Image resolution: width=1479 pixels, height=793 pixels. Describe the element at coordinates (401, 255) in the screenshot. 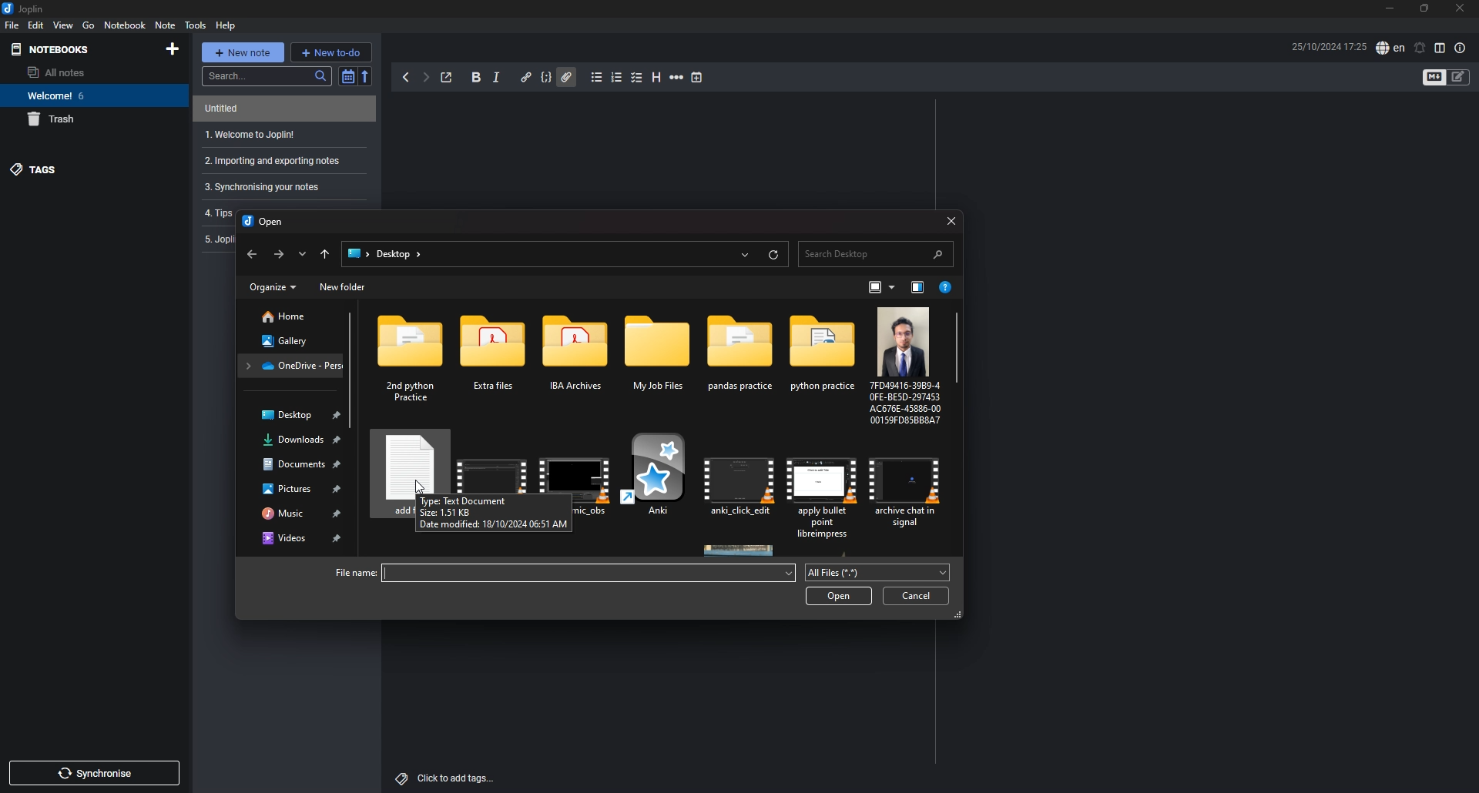

I see `desktop` at that location.